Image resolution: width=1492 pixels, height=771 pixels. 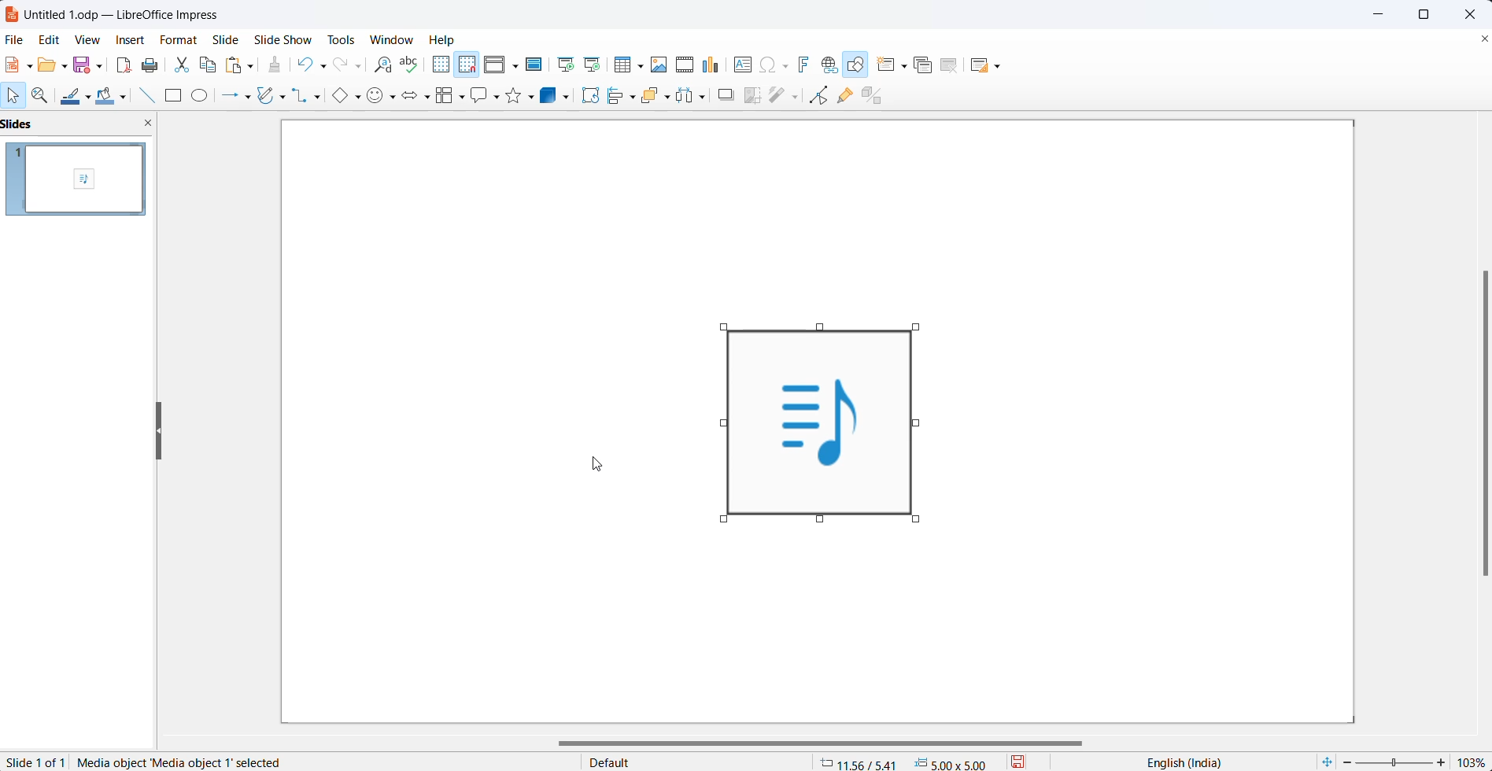 What do you see at coordinates (1472, 761) in the screenshot?
I see `zoom percentage` at bounding box center [1472, 761].